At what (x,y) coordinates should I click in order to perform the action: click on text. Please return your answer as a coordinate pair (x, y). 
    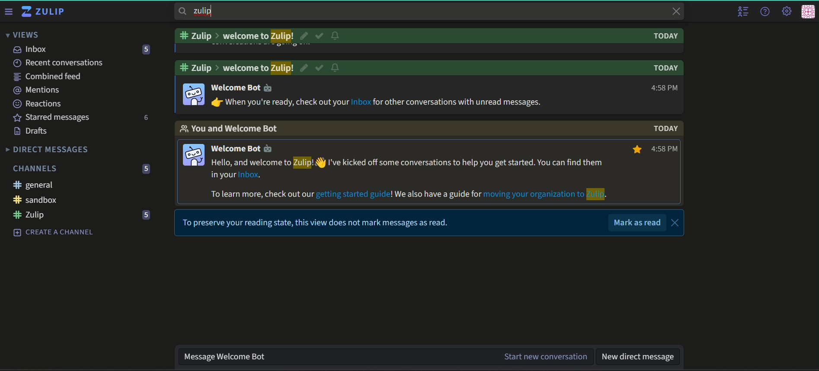
    Looking at the image, I should click on (376, 102).